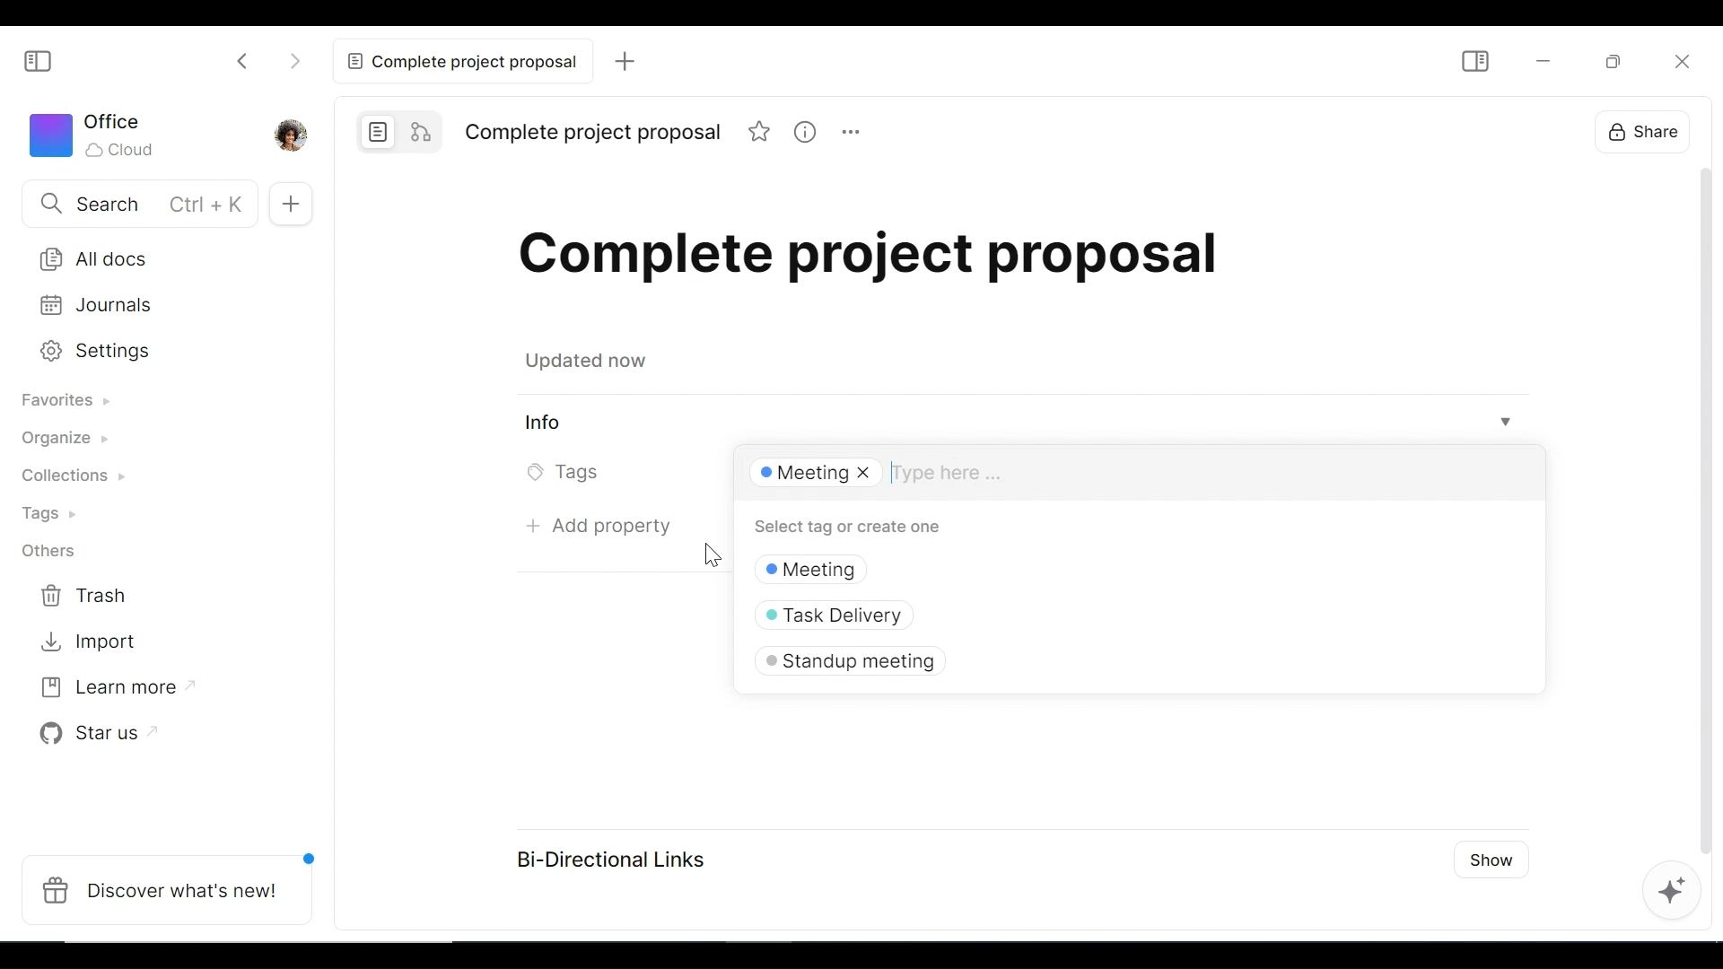 This screenshot has height=969, width=1723. I want to click on Restore, so click(1611, 60).